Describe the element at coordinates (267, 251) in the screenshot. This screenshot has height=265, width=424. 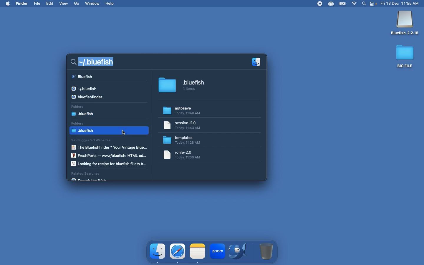
I see `Trash` at that location.